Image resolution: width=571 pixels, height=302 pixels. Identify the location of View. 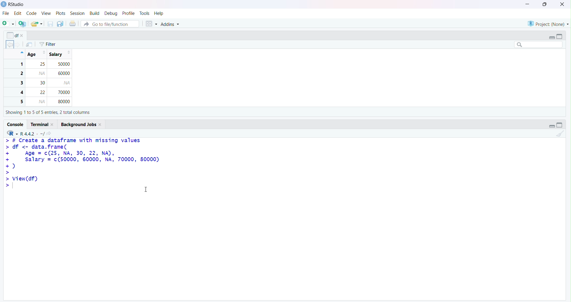
(46, 14).